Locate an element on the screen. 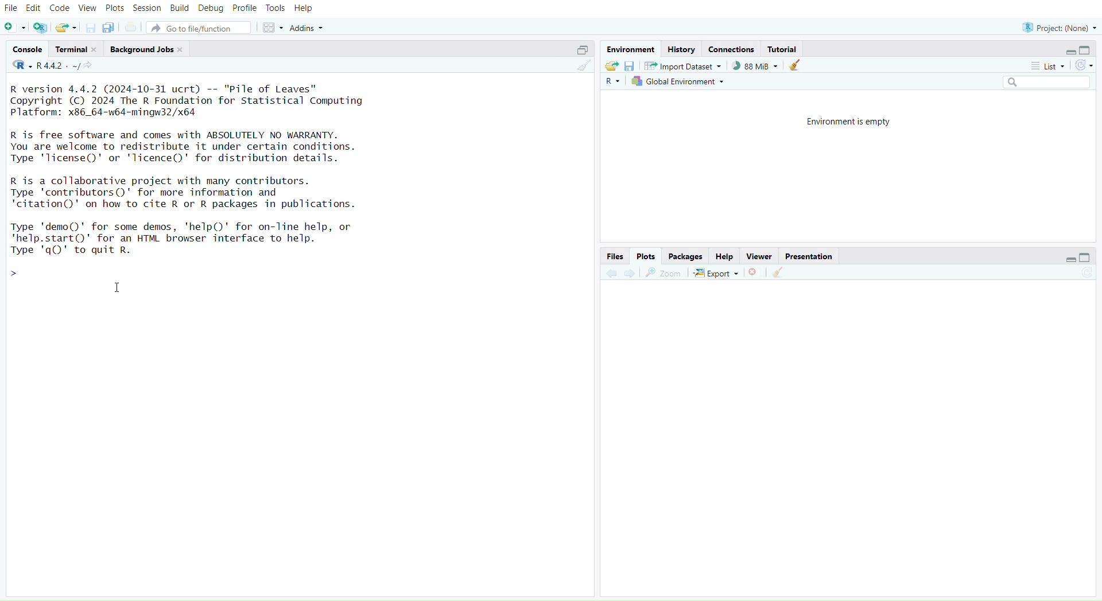 The width and height of the screenshot is (1102, 601). forward is located at coordinates (634, 274).